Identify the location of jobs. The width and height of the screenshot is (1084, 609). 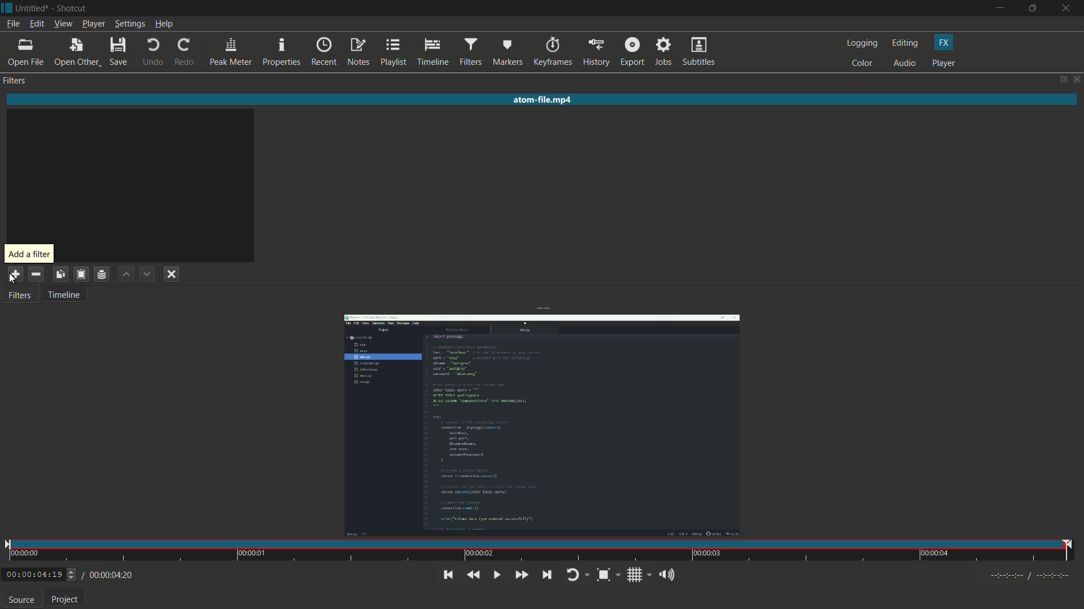
(661, 52).